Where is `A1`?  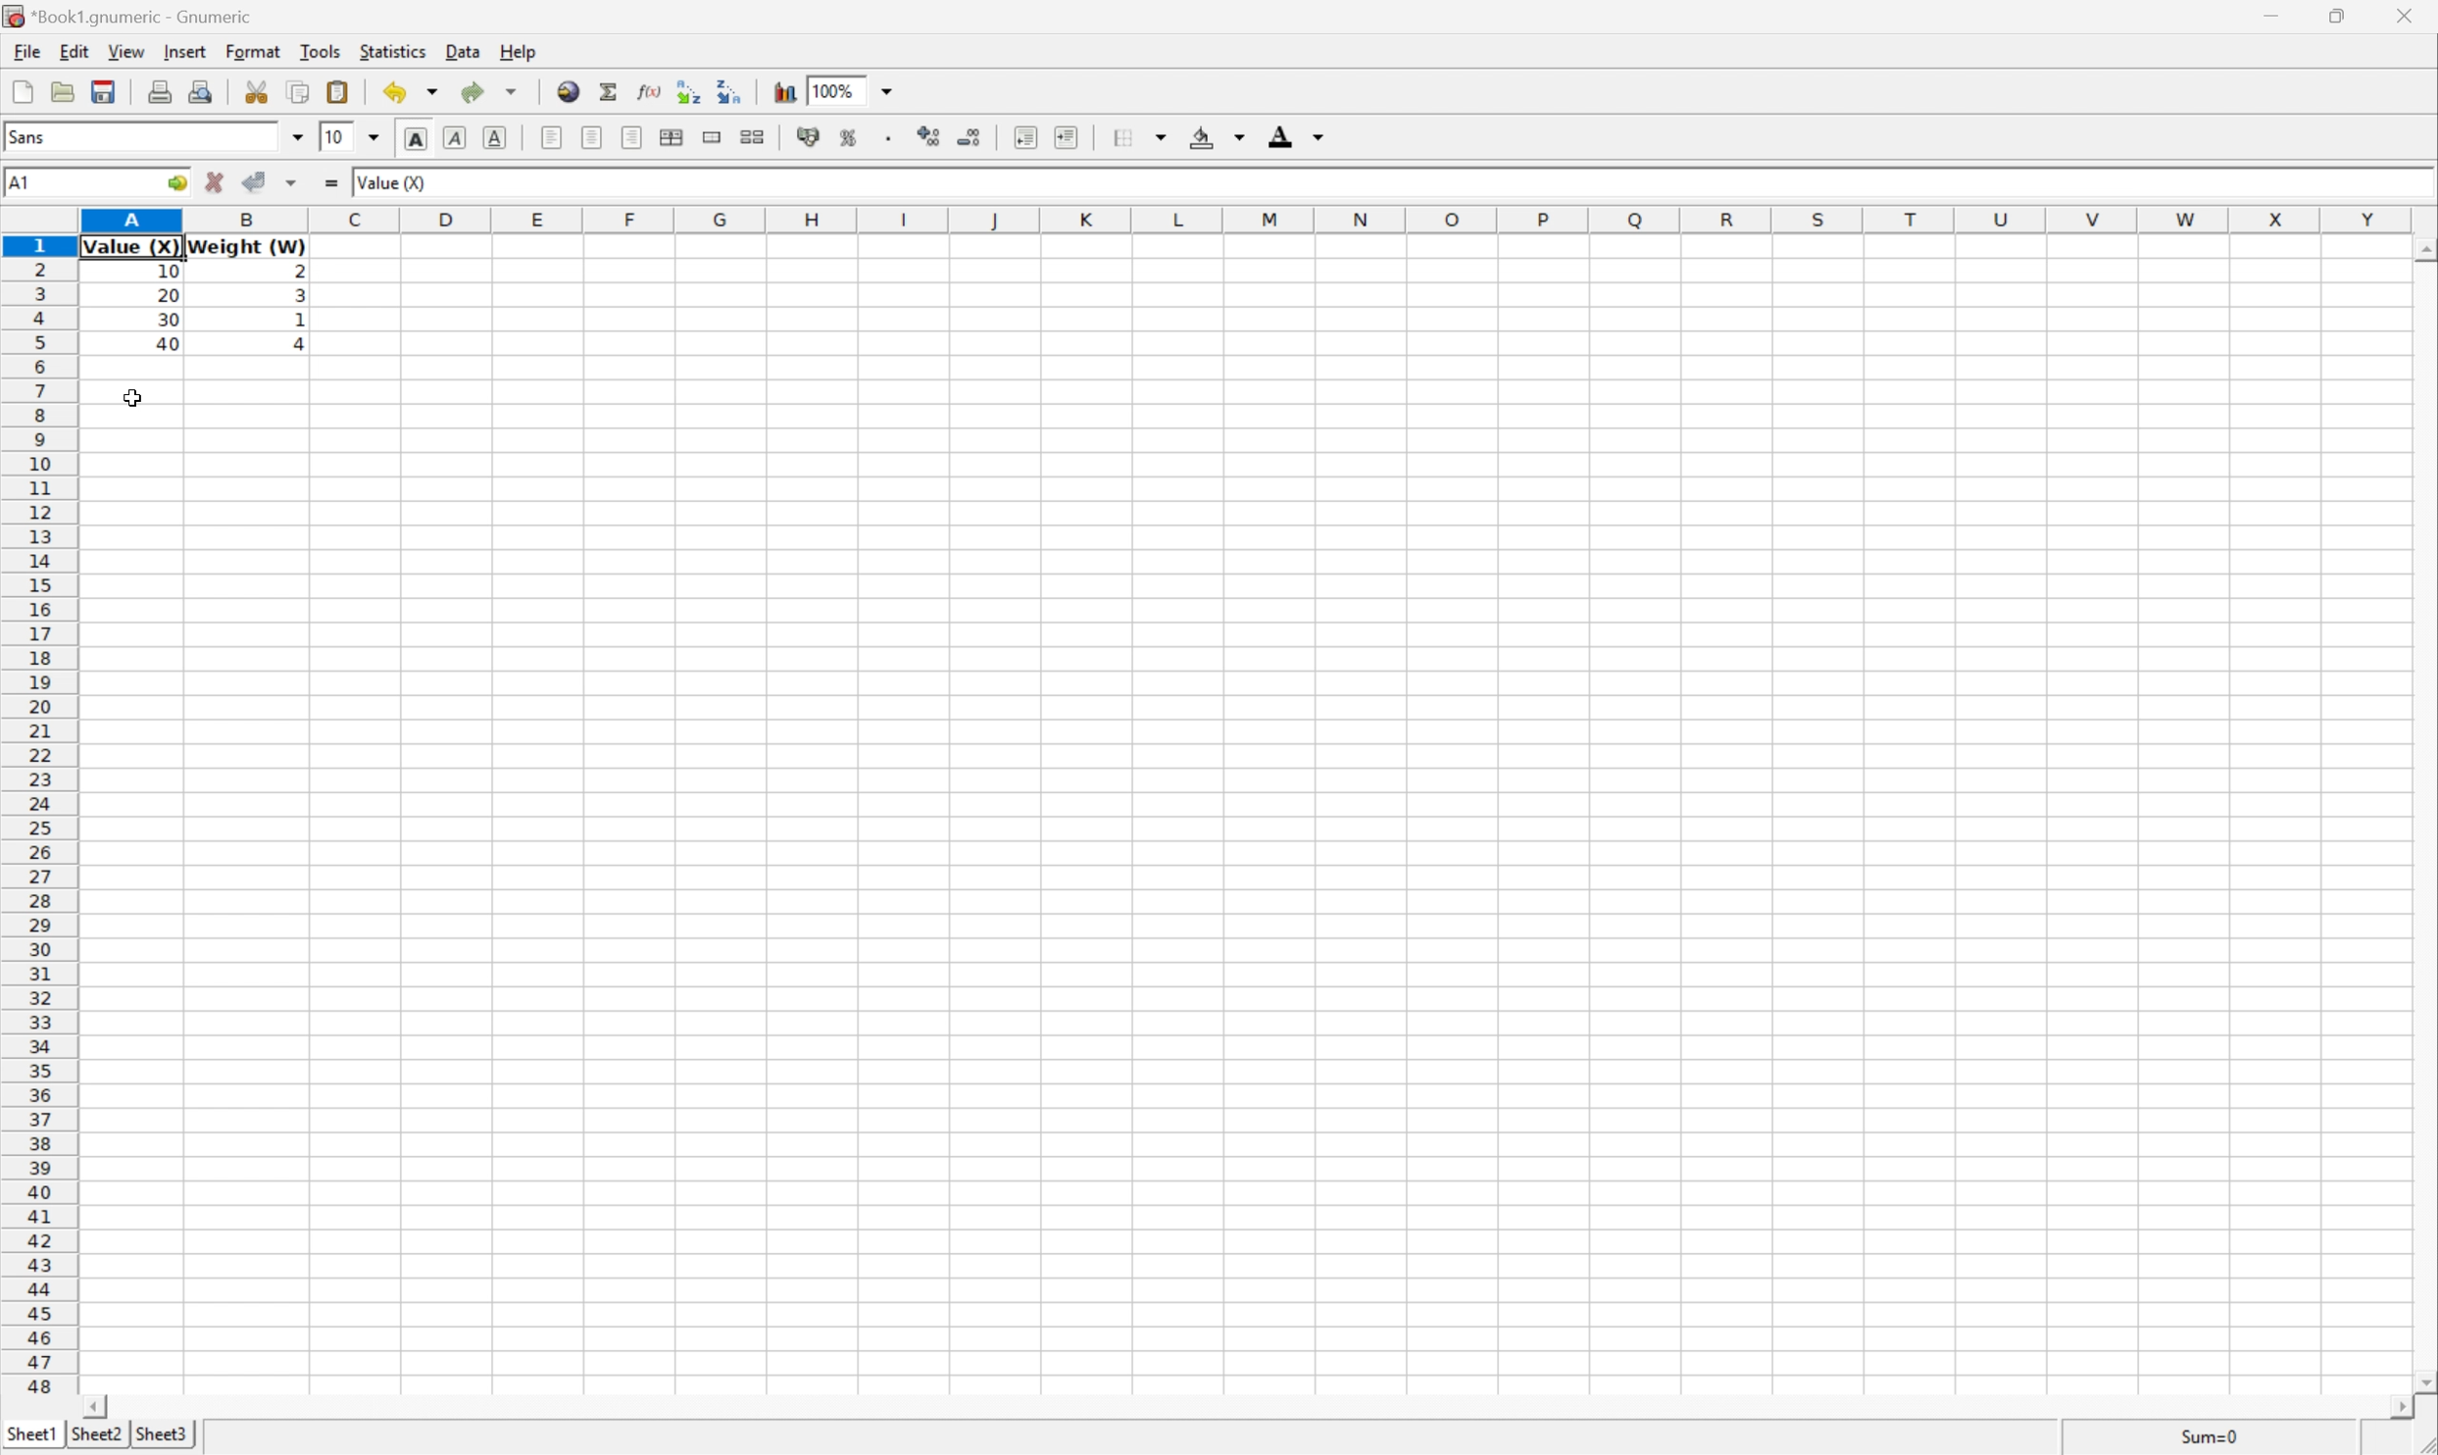
A1 is located at coordinates (24, 178).